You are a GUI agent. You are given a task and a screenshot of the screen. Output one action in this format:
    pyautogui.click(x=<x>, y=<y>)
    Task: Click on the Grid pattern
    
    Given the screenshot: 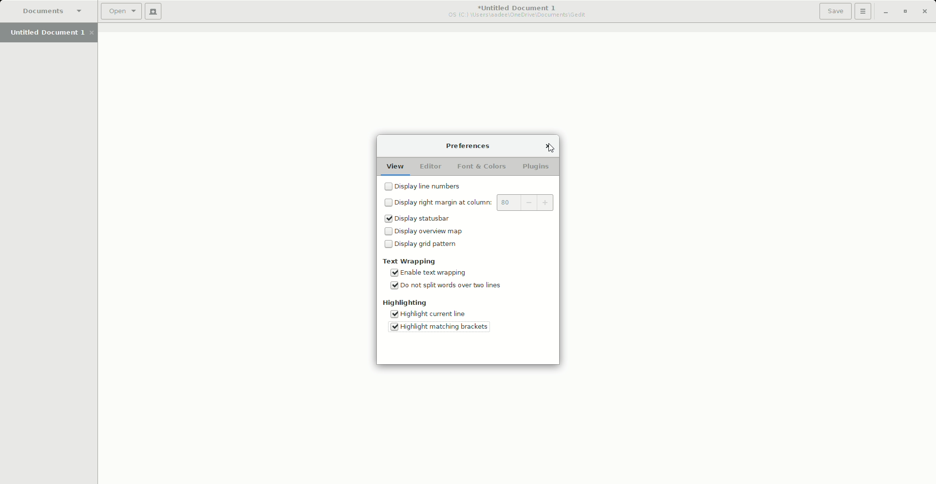 What is the action you would take?
    pyautogui.click(x=420, y=246)
    